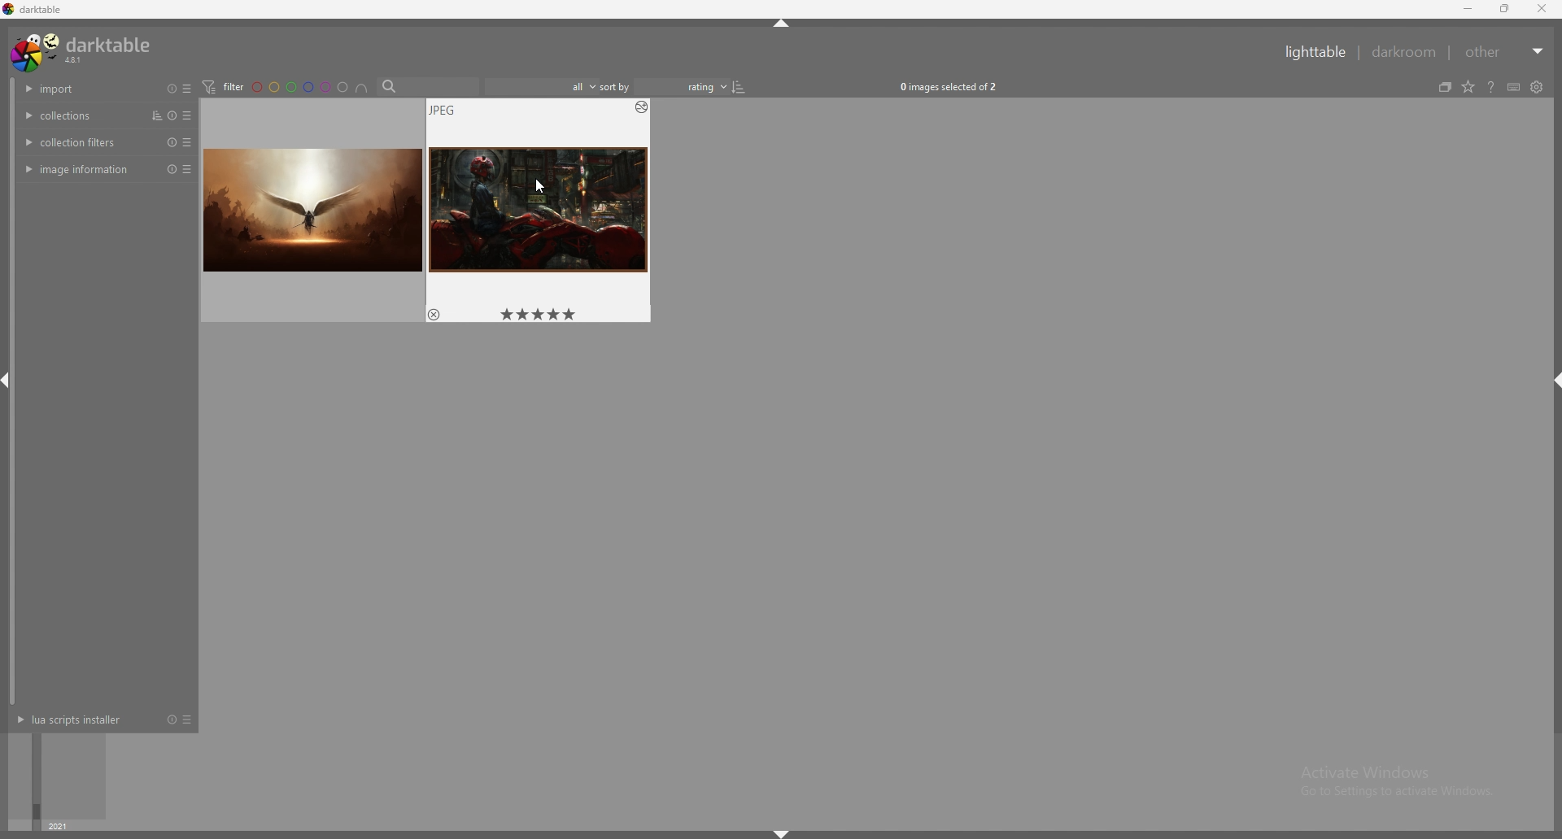  What do you see at coordinates (187, 172) in the screenshot?
I see `presets` at bounding box center [187, 172].